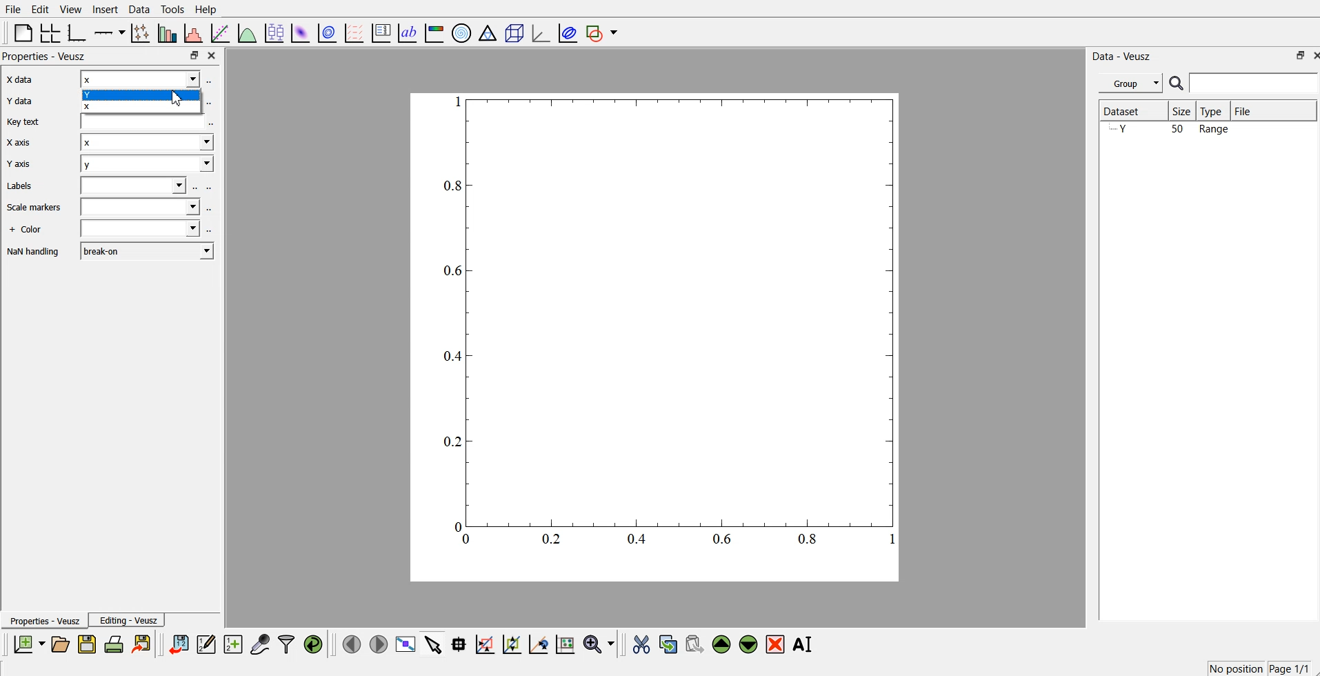 The width and height of the screenshot is (1320, 676). What do you see at coordinates (207, 645) in the screenshot?
I see `edit and enter datapoints` at bounding box center [207, 645].